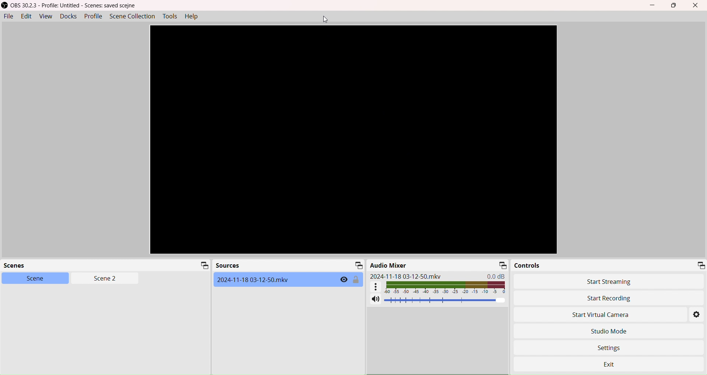  I want to click on File, so click(8, 17).